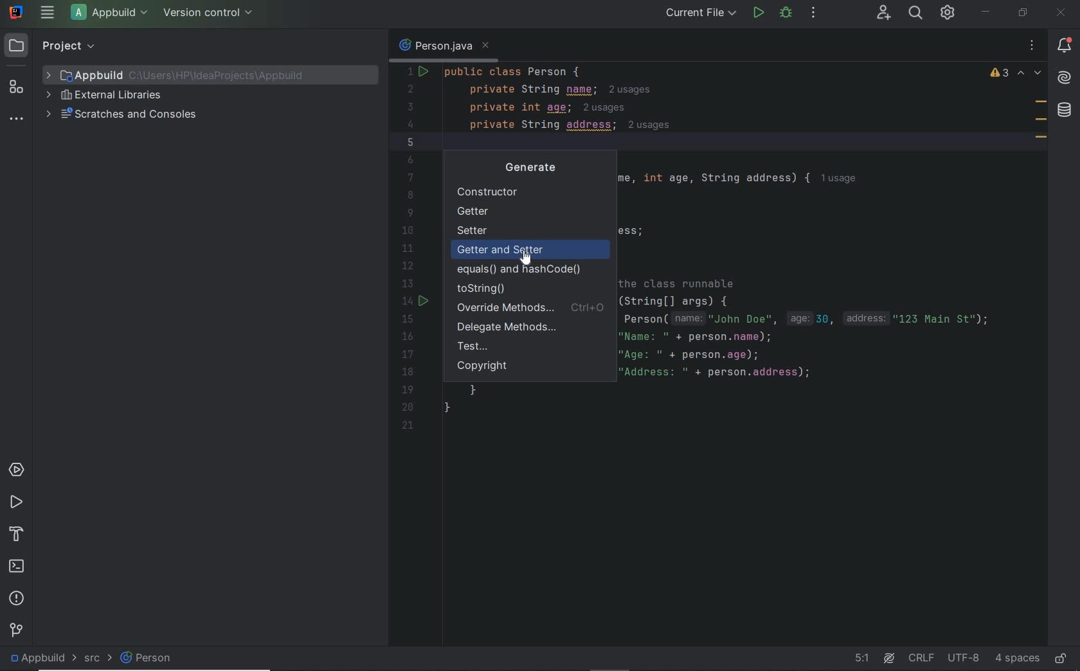 This screenshot has width=1080, height=671. I want to click on run, so click(15, 501).